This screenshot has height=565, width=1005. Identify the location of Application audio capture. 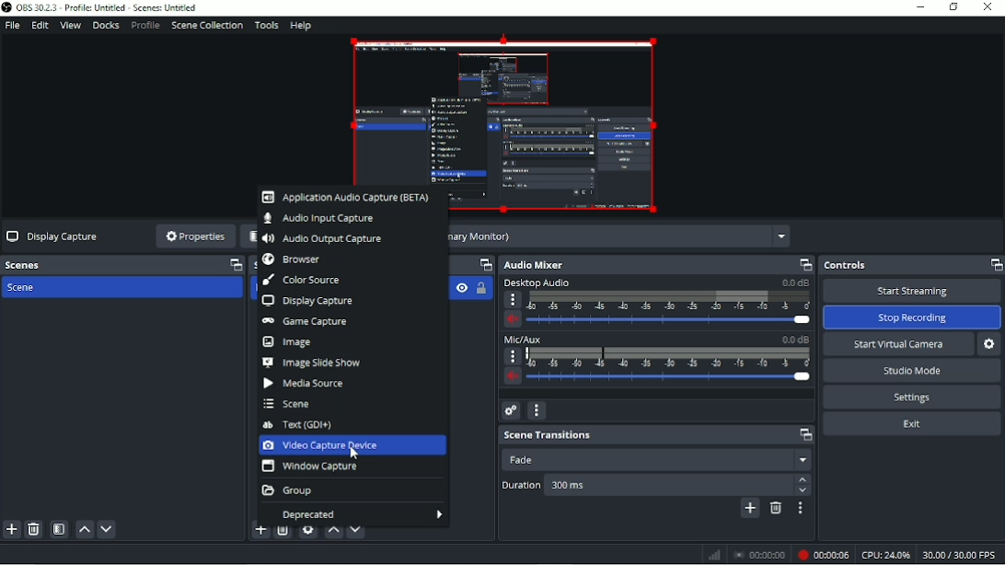
(346, 197).